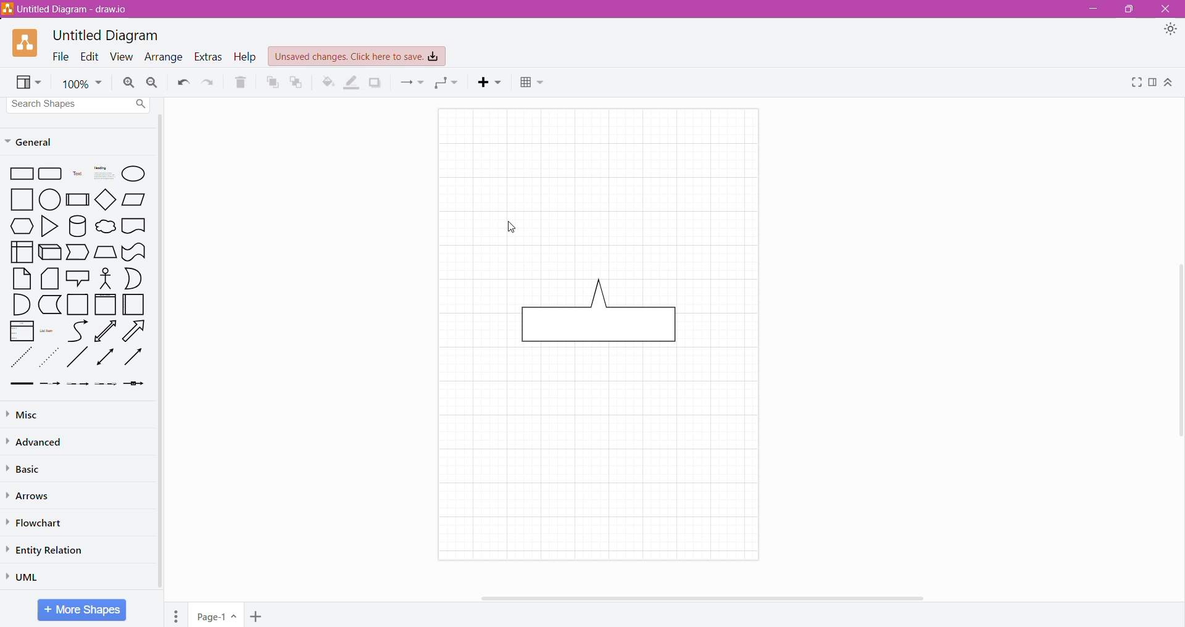 Image resolution: width=1185 pixels, height=627 pixels. I want to click on Advanced, so click(37, 442).